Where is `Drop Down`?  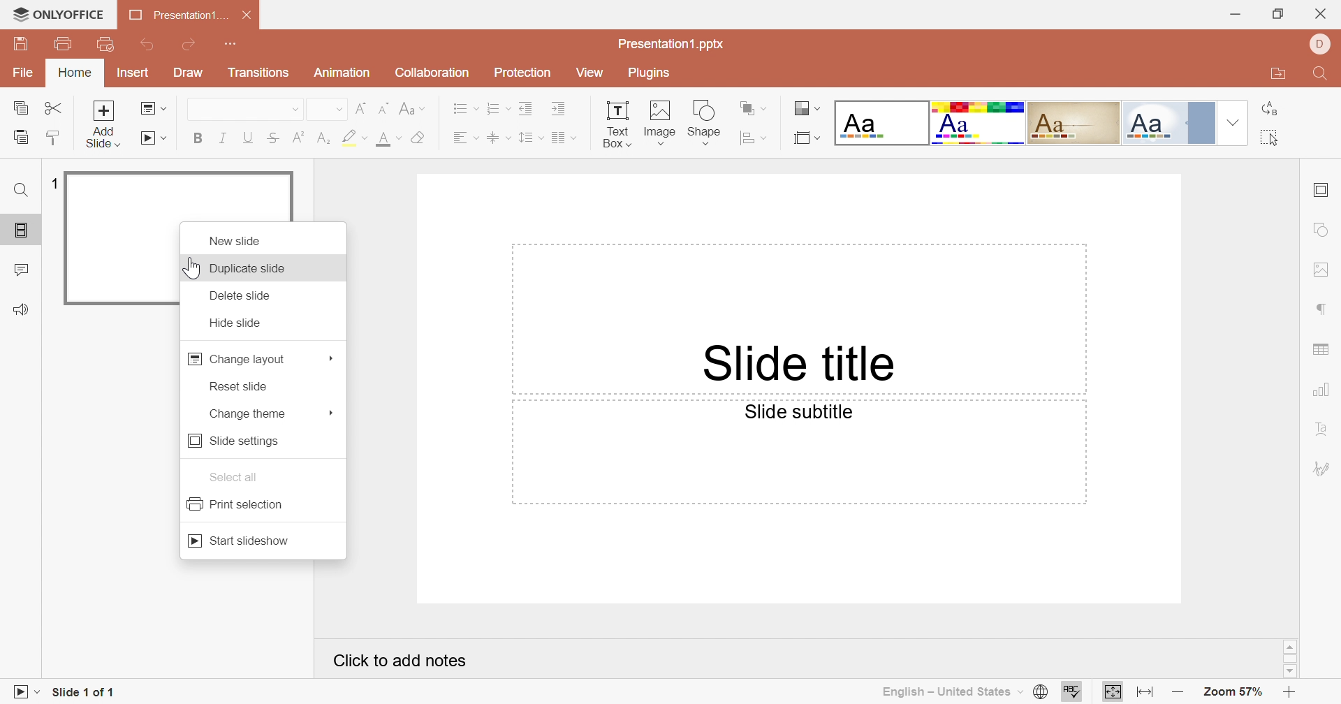 Drop Down is located at coordinates (291, 110).